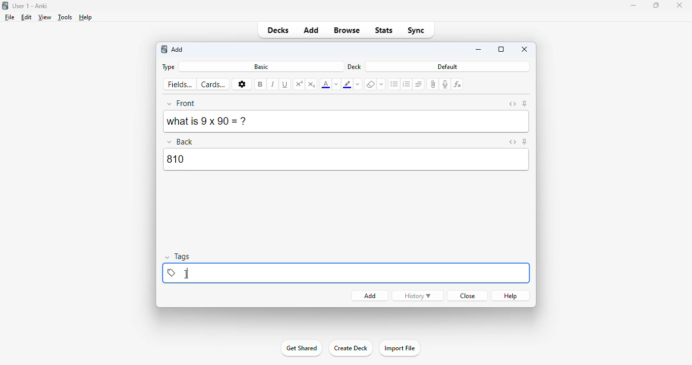 The width and height of the screenshot is (692, 365). Describe the element at coordinates (418, 84) in the screenshot. I see `alignment` at that location.